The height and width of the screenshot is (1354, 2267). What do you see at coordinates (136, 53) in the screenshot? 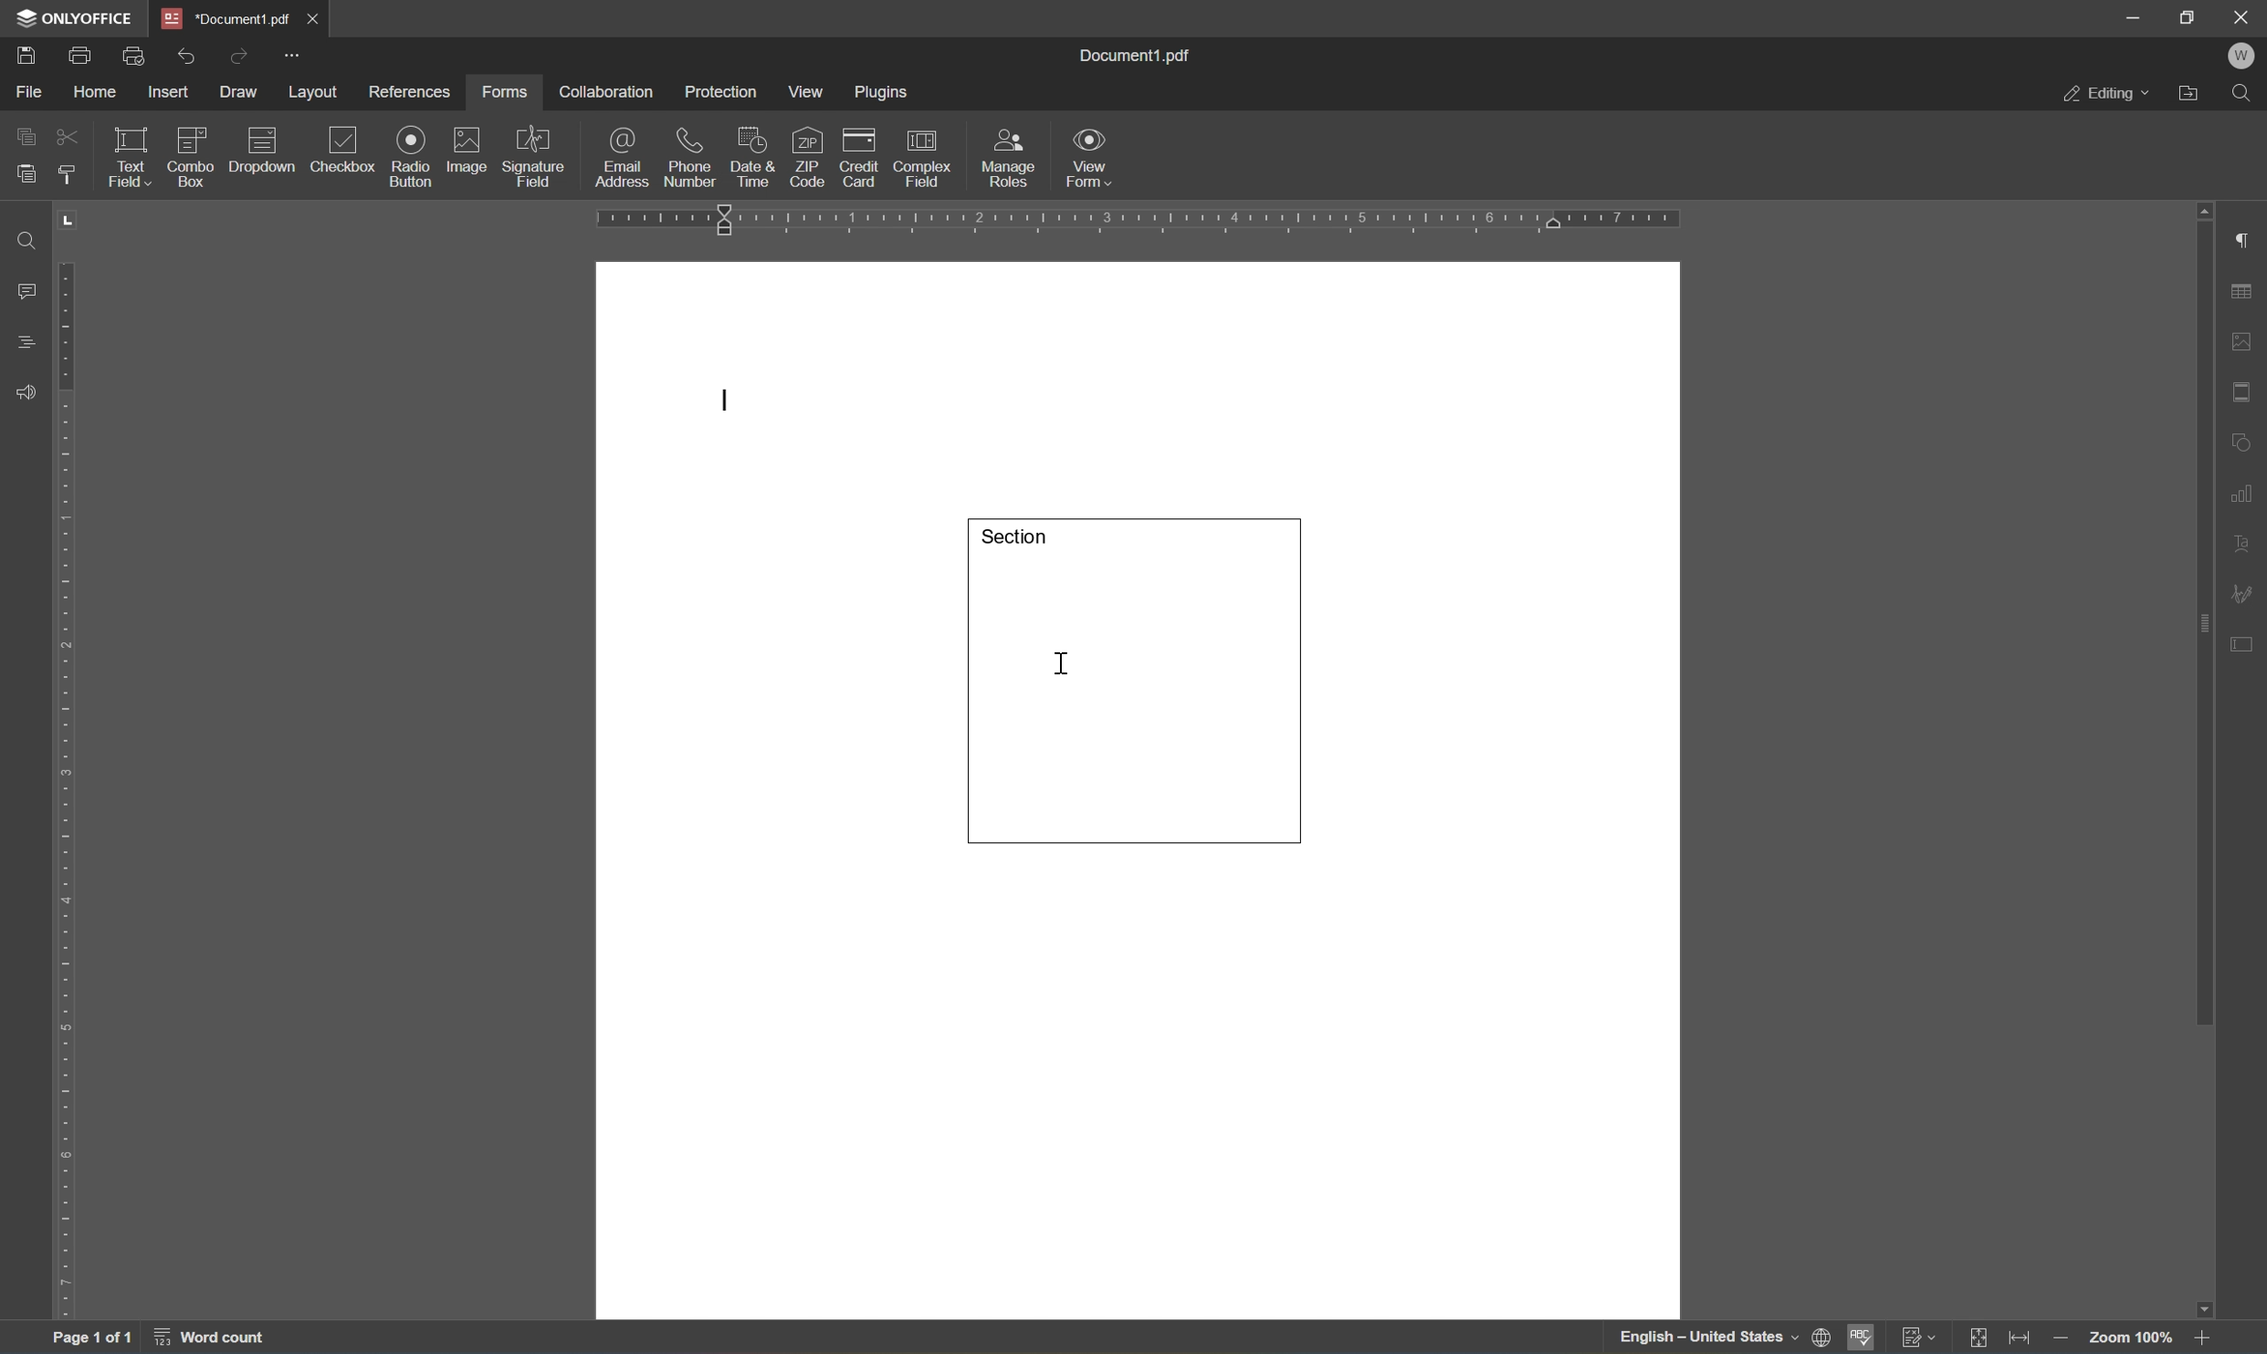
I see `print preview` at bounding box center [136, 53].